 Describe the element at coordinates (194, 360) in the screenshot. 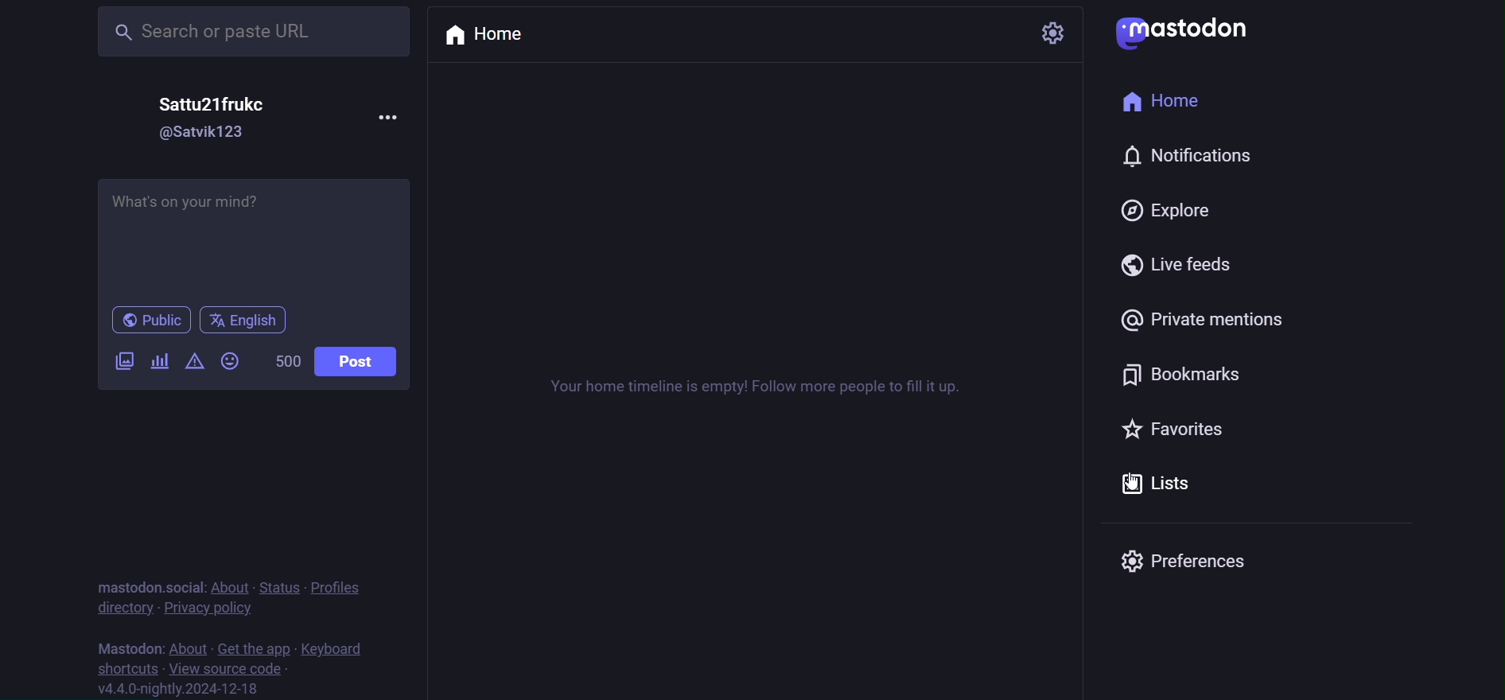

I see `content warning` at that location.